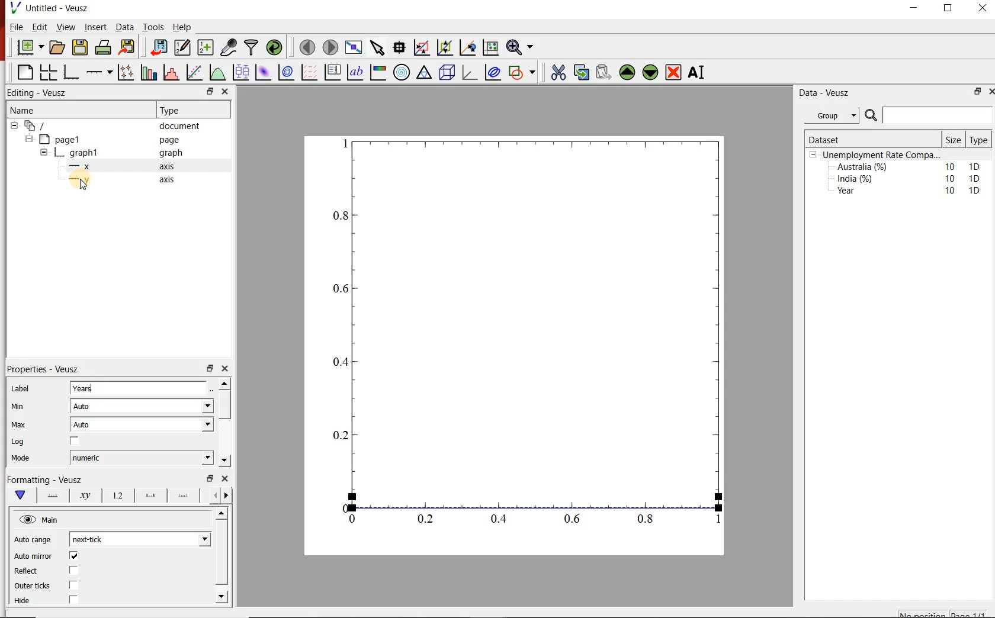 The height and width of the screenshot is (618, 995). I want to click on Type, so click(185, 110).